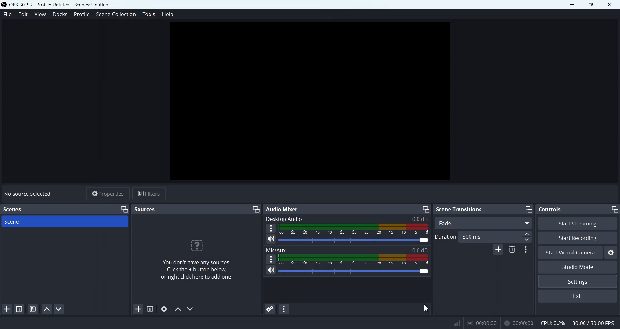 The image size is (620, 329). What do you see at coordinates (498, 250) in the screenshot?
I see `Add configurable Transition` at bounding box center [498, 250].